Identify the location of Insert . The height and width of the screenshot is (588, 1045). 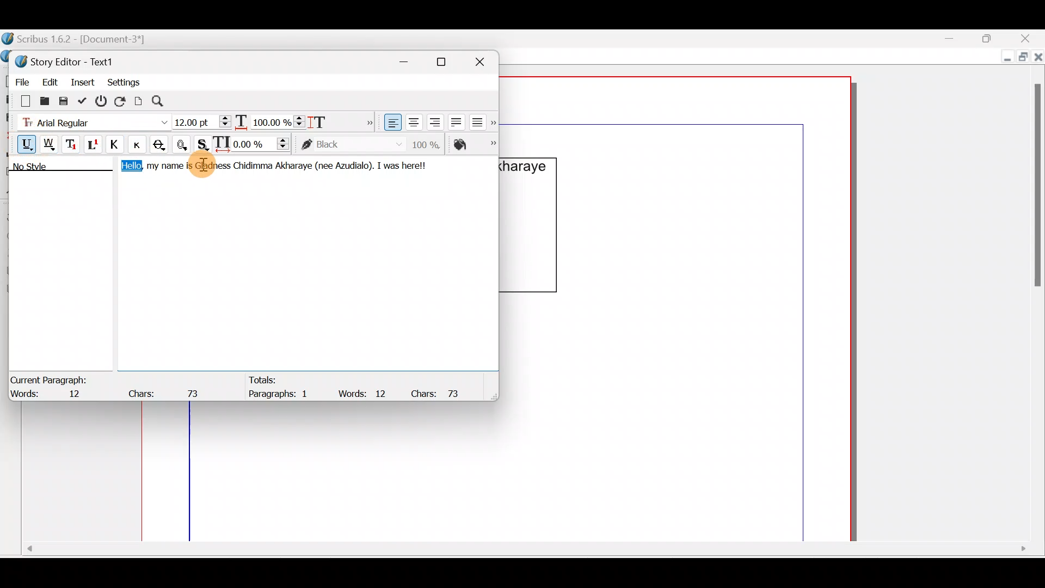
(83, 81).